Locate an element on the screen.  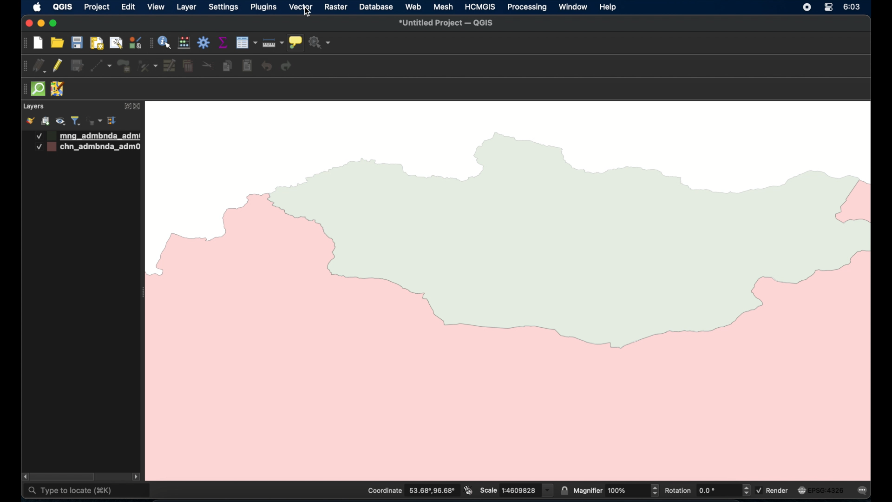
cursor is located at coordinates (309, 13).